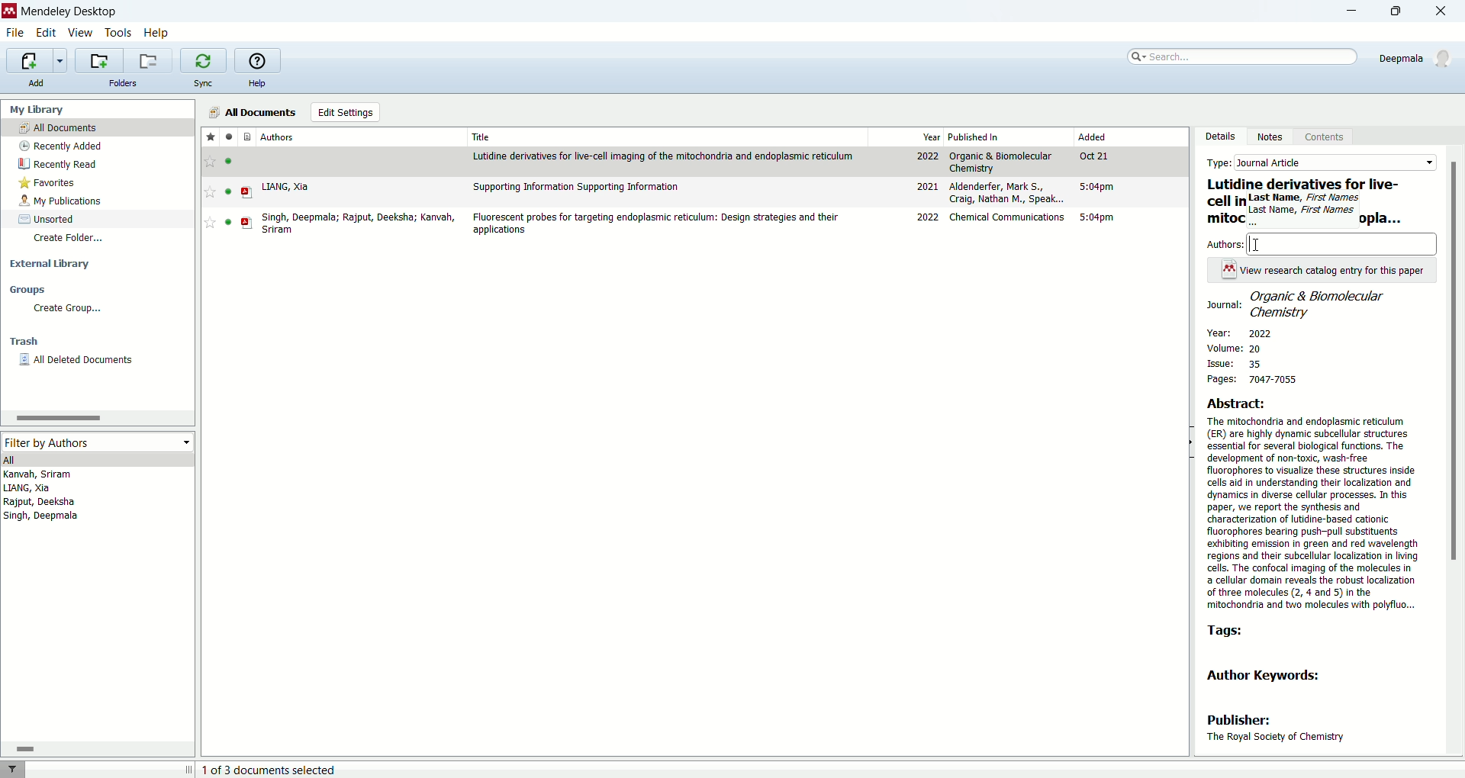  What do you see at coordinates (1228, 268) in the screenshot?
I see `Icon` at bounding box center [1228, 268].